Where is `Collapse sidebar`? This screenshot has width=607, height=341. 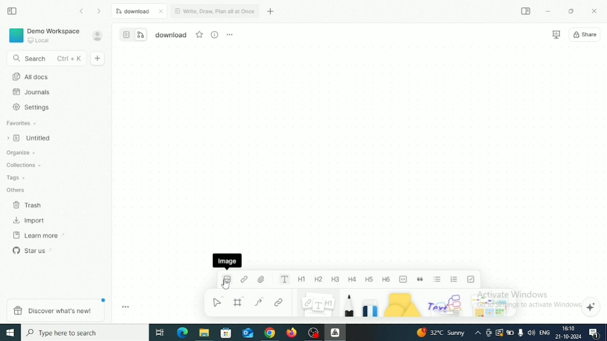 Collapse sidebar is located at coordinates (13, 11).